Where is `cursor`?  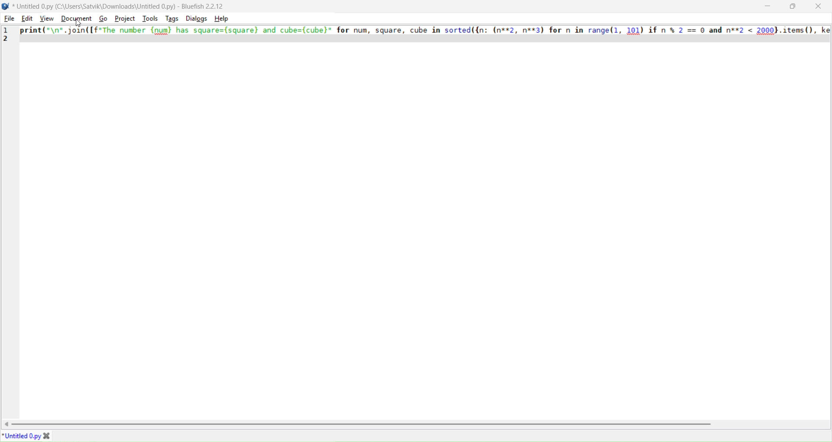
cursor is located at coordinates (79, 24).